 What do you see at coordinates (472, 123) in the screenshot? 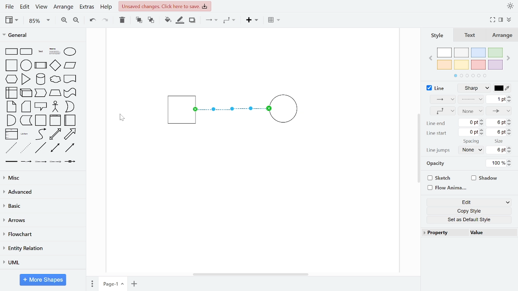
I see `change  line end spacing` at bounding box center [472, 123].